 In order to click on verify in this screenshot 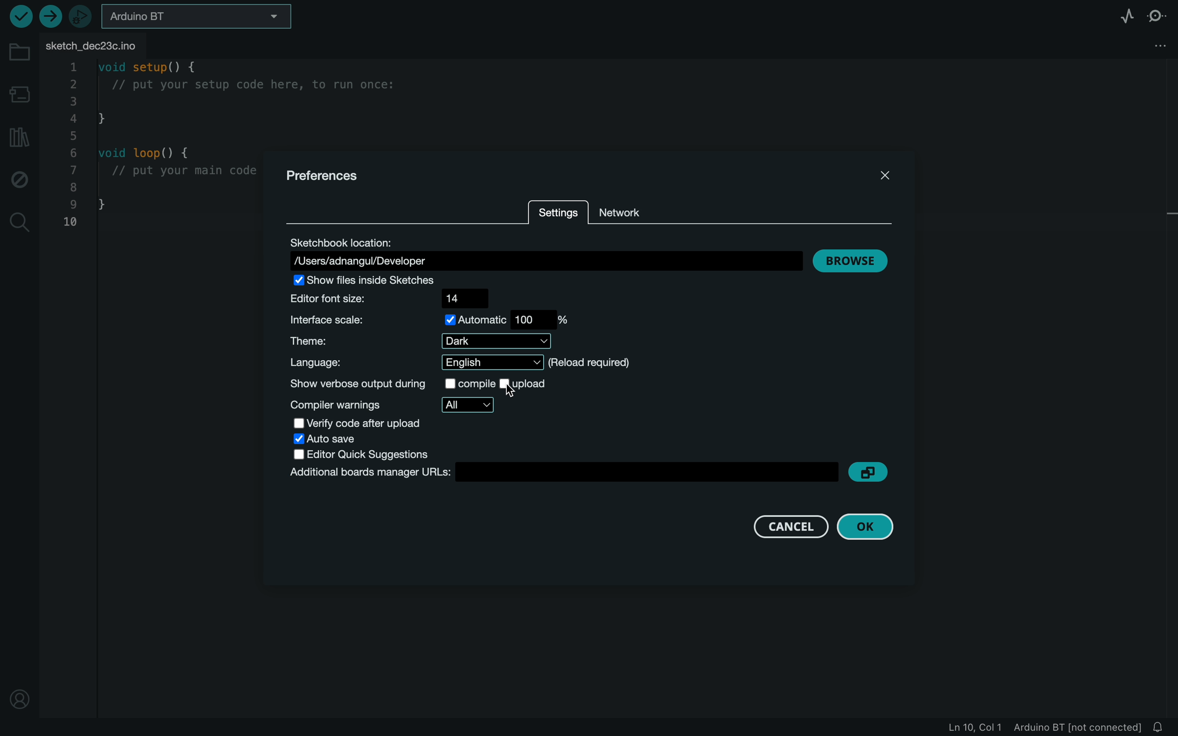, I will do `click(19, 18)`.